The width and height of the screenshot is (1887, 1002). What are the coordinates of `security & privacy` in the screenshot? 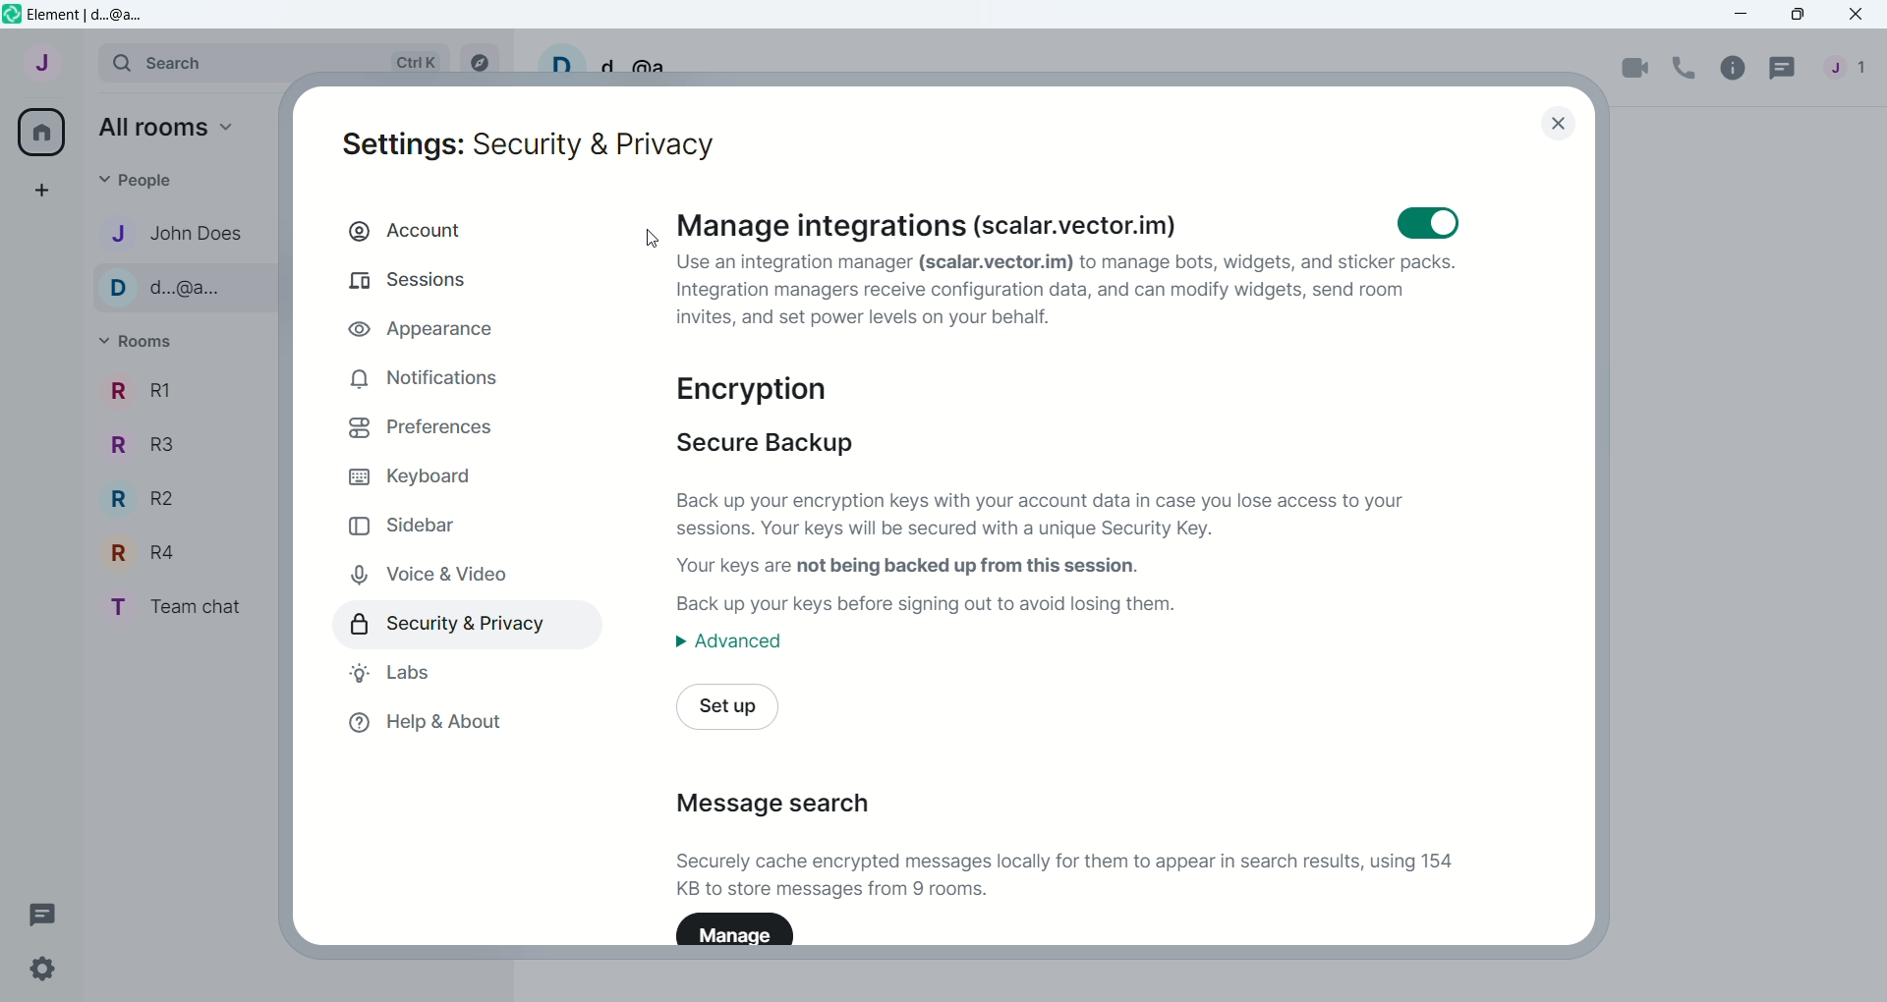 It's located at (467, 624).